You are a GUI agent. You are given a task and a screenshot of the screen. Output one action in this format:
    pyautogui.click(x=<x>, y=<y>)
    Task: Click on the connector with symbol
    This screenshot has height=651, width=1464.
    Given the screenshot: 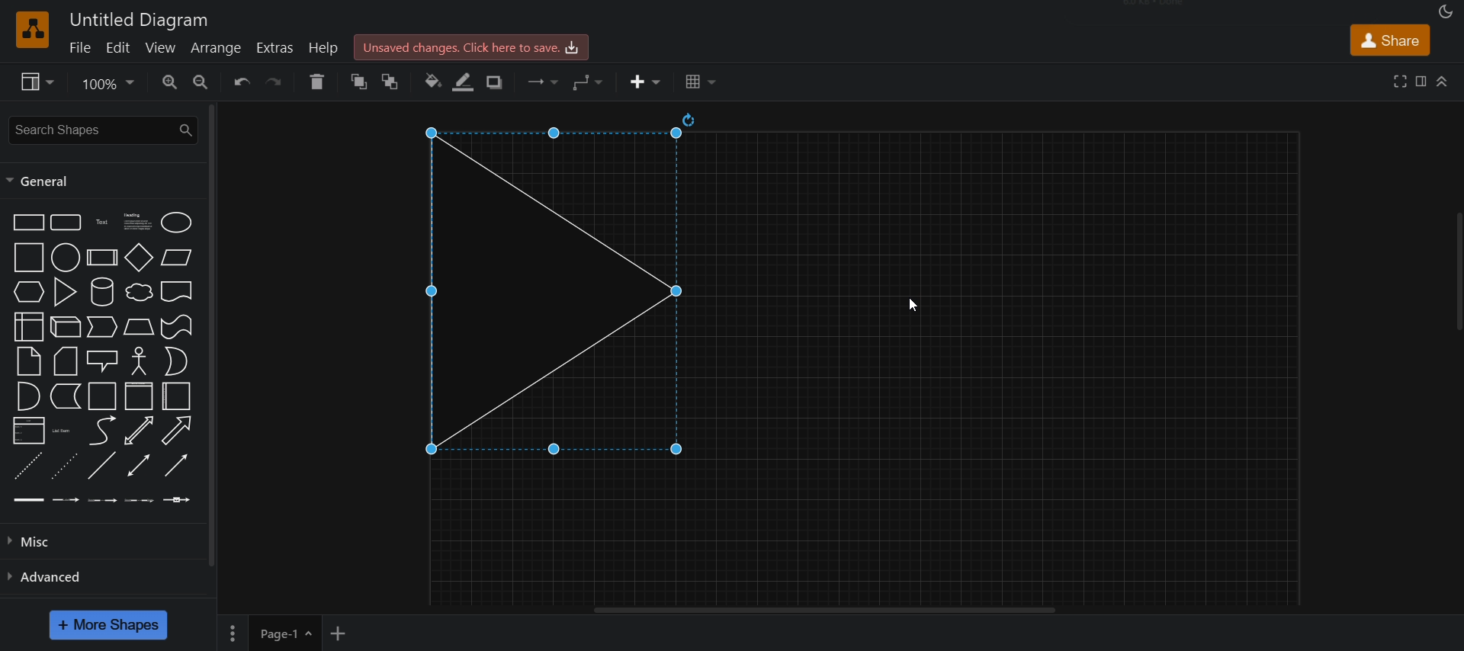 What is the action you would take?
    pyautogui.click(x=176, y=501)
    